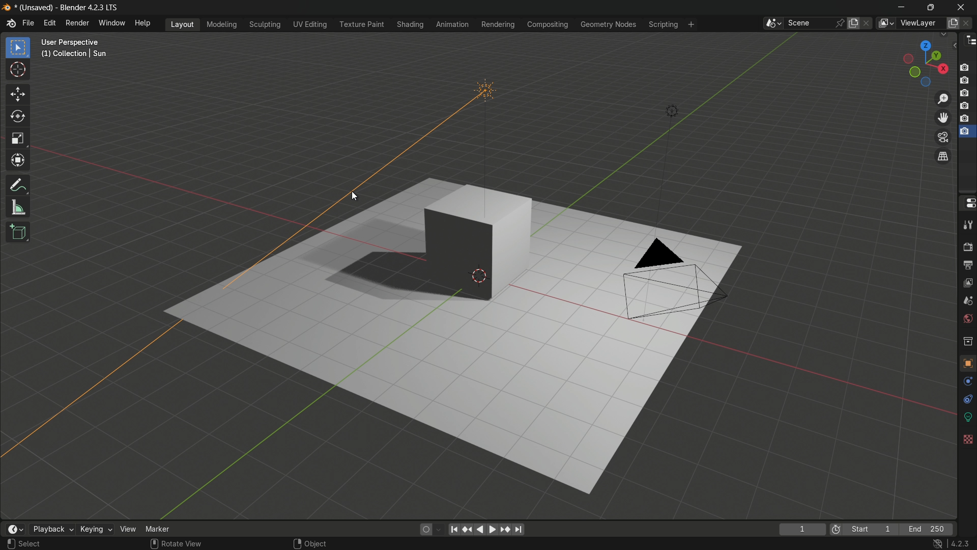 This screenshot has height=550, width=977. I want to click on rotate, so click(19, 117).